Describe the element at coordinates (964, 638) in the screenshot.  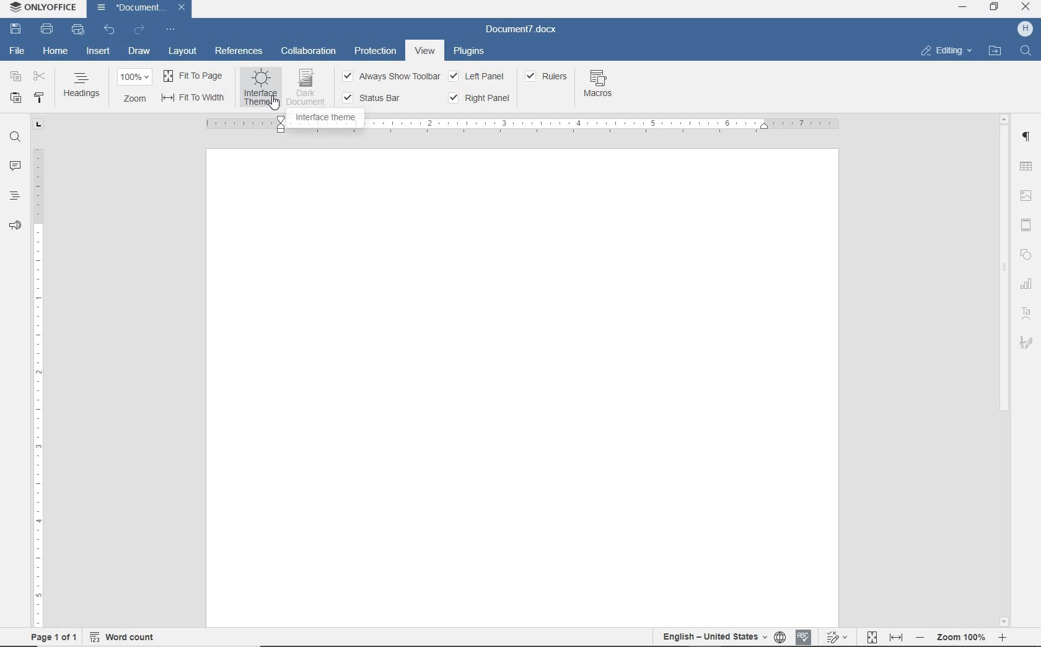
I see `ZOOM OUT OR ZOOM IN` at that location.